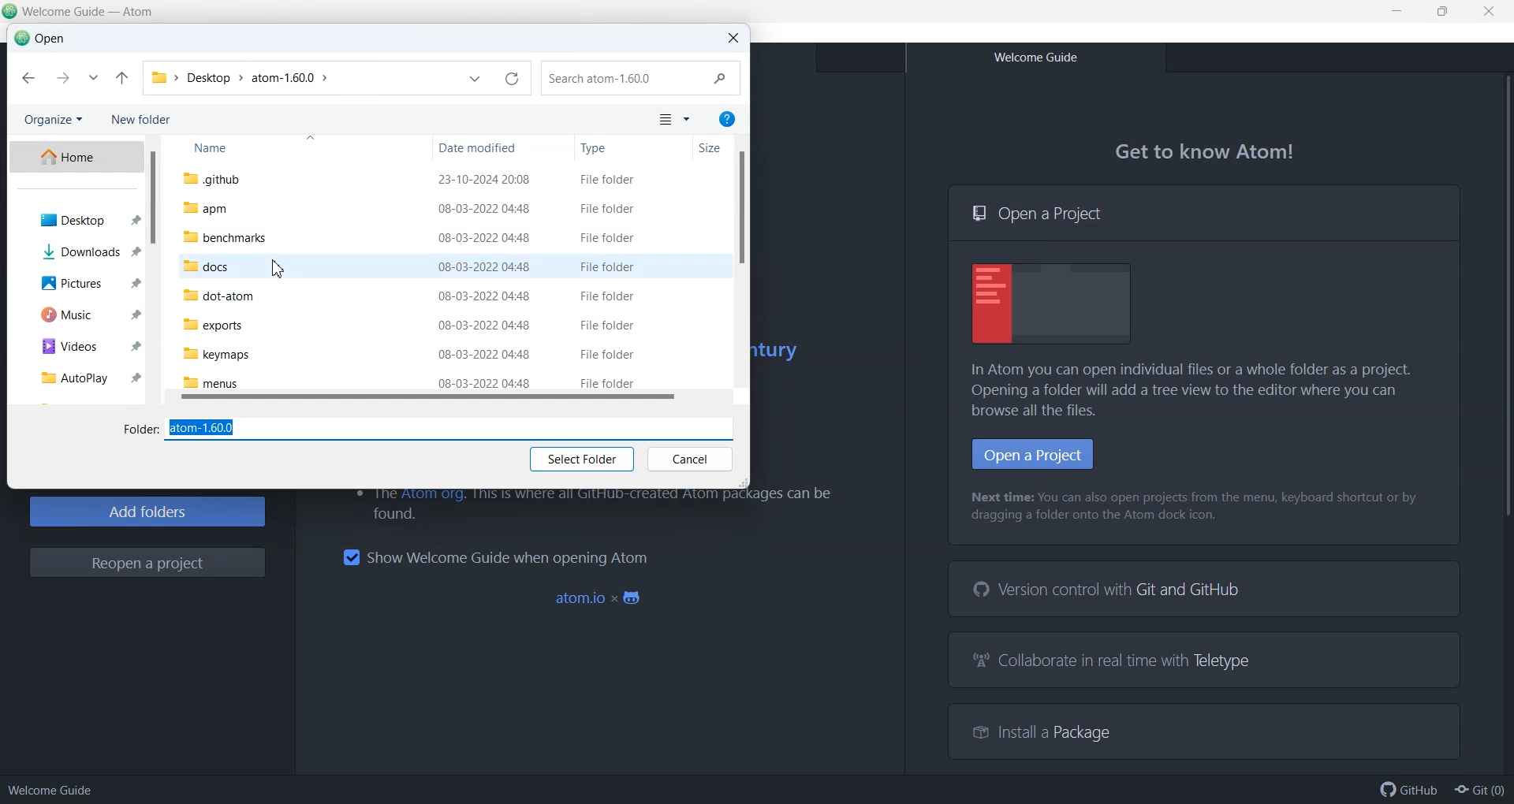 This screenshot has width=1514, height=804. Describe the element at coordinates (607, 326) in the screenshot. I see `File Folder` at that location.